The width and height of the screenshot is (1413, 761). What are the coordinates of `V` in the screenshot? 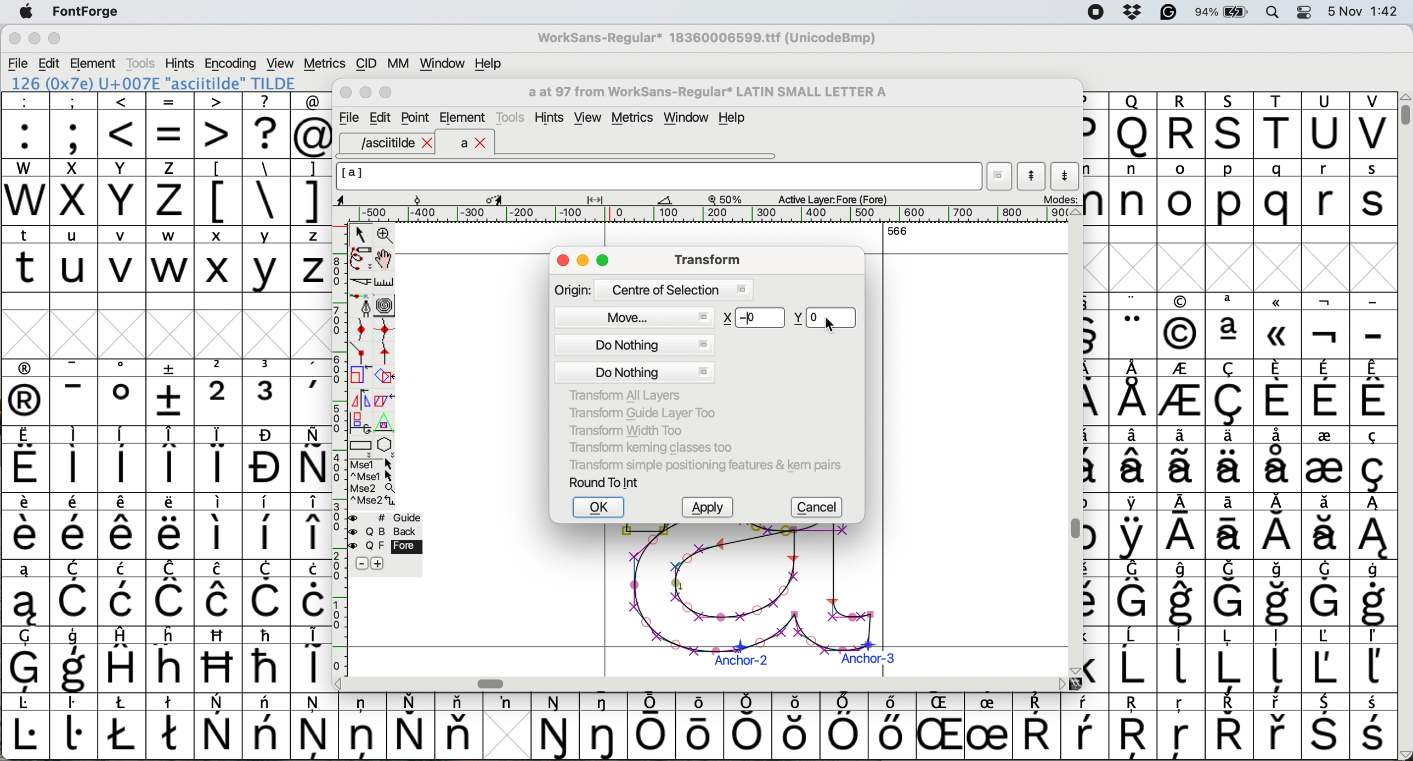 It's located at (1373, 126).